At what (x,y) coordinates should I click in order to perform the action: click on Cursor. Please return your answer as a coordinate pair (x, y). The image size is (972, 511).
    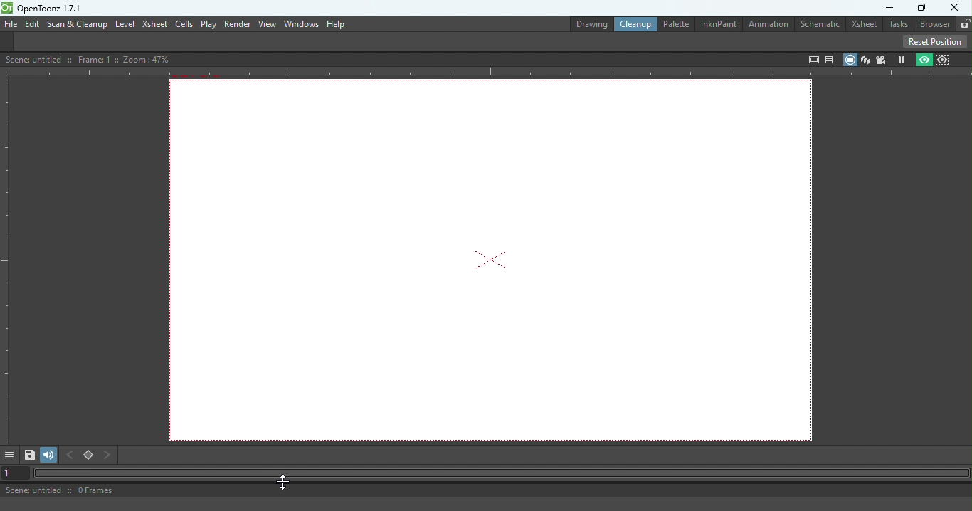
    Looking at the image, I should click on (285, 482).